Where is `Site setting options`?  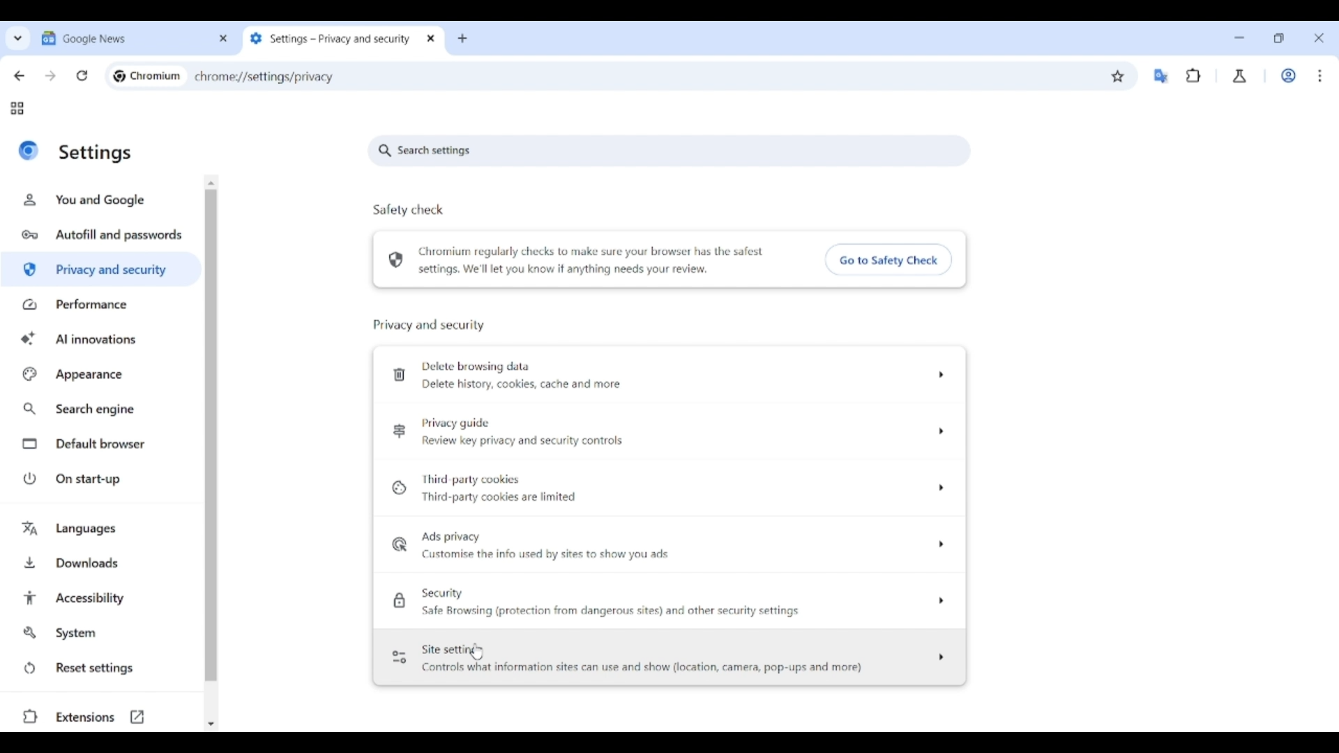 Site setting options is located at coordinates (669, 658).